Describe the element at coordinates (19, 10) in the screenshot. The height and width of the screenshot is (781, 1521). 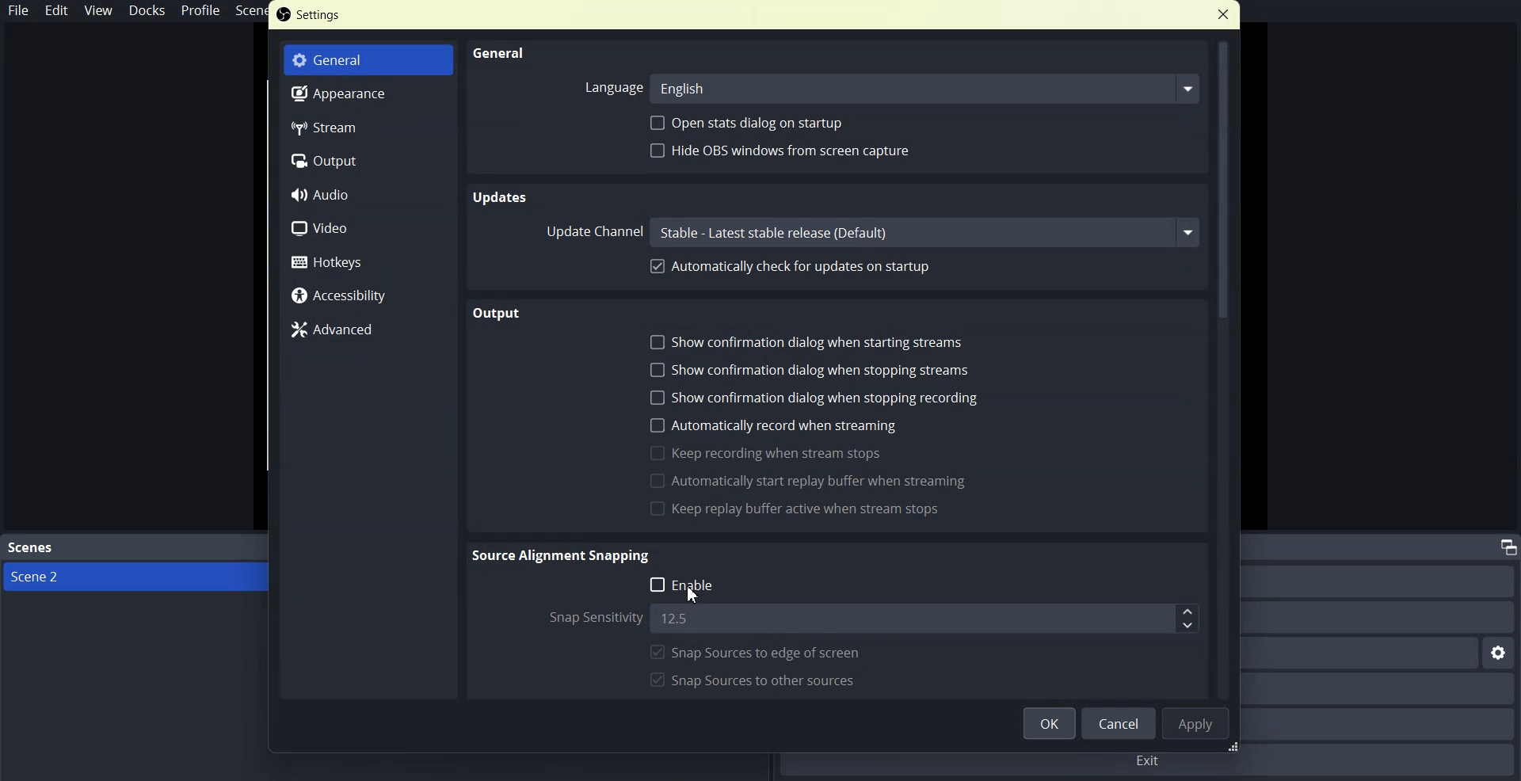
I see `File` at that location.